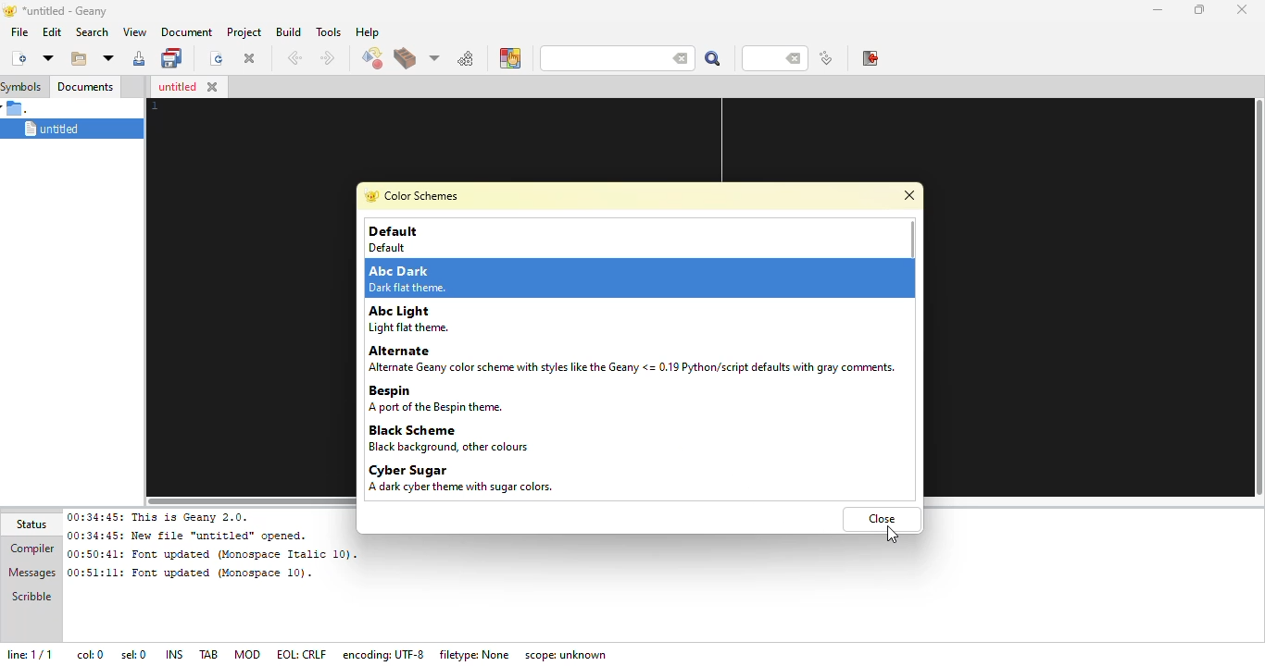 The image size is (1265, 666). Describe the element at coordinates (432, 57) in the screenshot. I see `choose more` at that location.